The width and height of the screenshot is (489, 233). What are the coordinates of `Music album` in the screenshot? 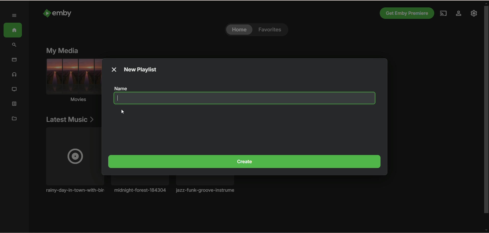 It's located at (72, 160).